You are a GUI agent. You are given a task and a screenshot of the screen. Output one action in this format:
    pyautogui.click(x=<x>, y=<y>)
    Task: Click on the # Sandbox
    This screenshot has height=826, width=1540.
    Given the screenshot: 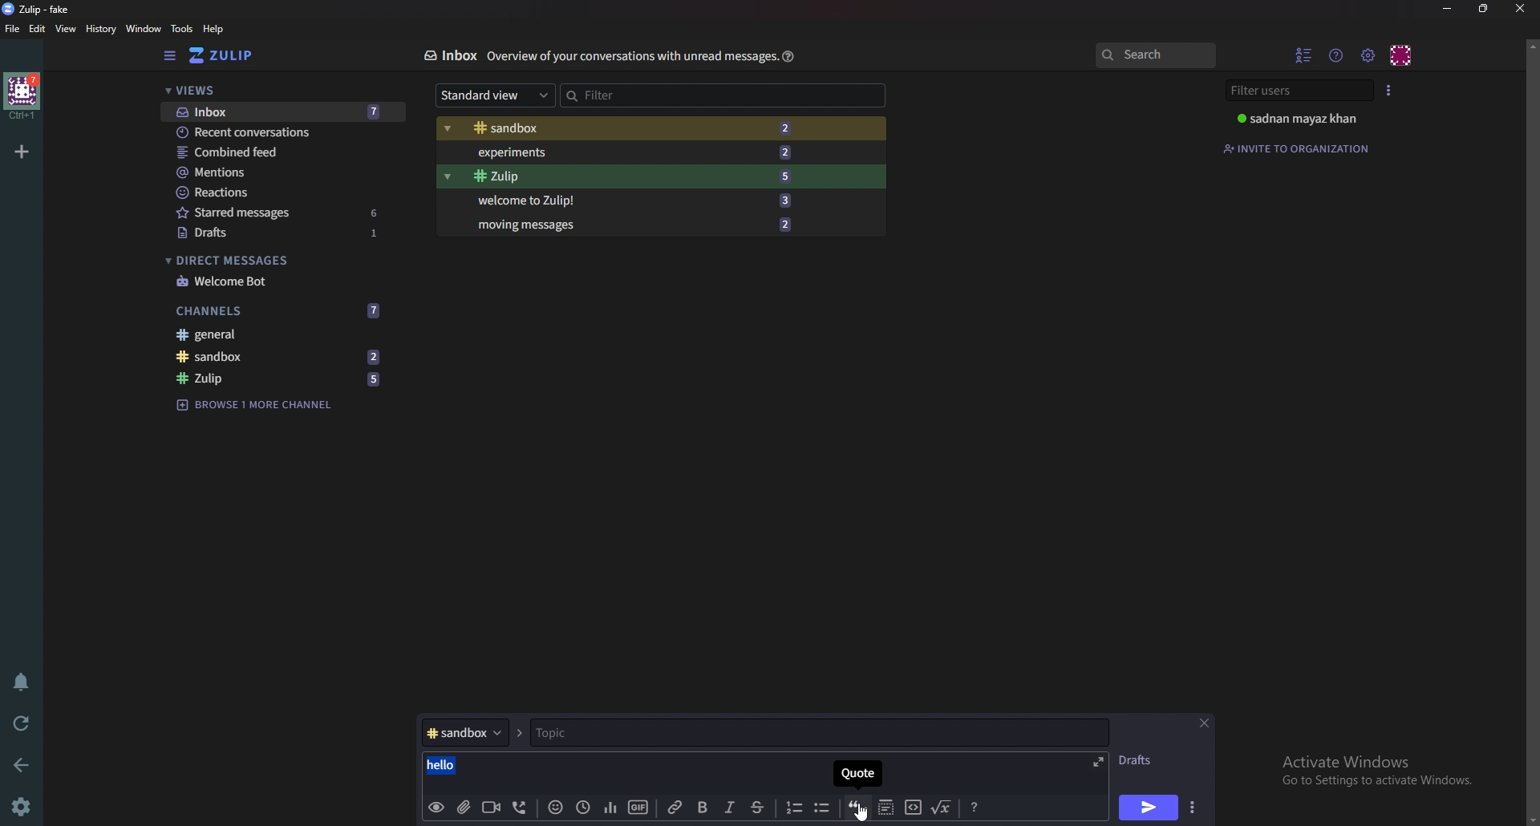 What is the action you would take?
    pyautogui.click(x=563, y=129)
    